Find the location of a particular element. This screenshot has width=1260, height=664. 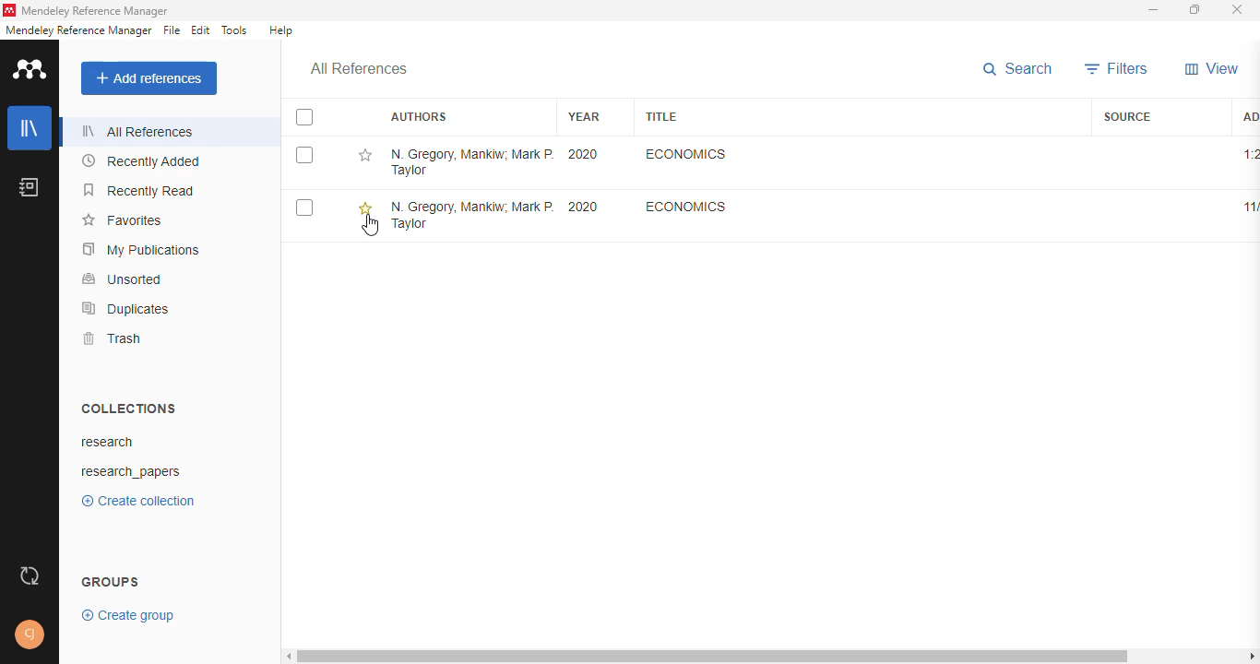

select is located at coordinates (304, 155).